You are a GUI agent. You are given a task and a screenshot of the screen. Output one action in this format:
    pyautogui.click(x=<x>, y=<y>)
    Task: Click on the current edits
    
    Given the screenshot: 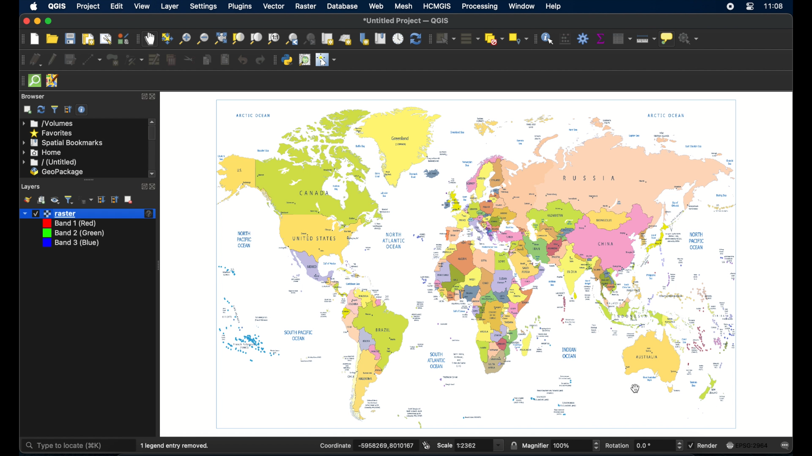 What is the action you would take?
    pyautogui.click(x=36, y=60)
    